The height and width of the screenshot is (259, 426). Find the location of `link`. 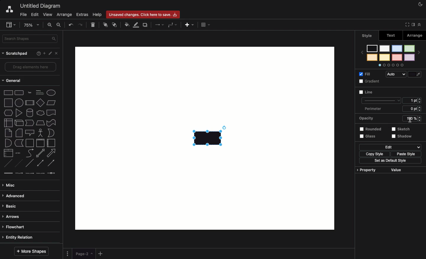

link is located at coordinates (7, 173).